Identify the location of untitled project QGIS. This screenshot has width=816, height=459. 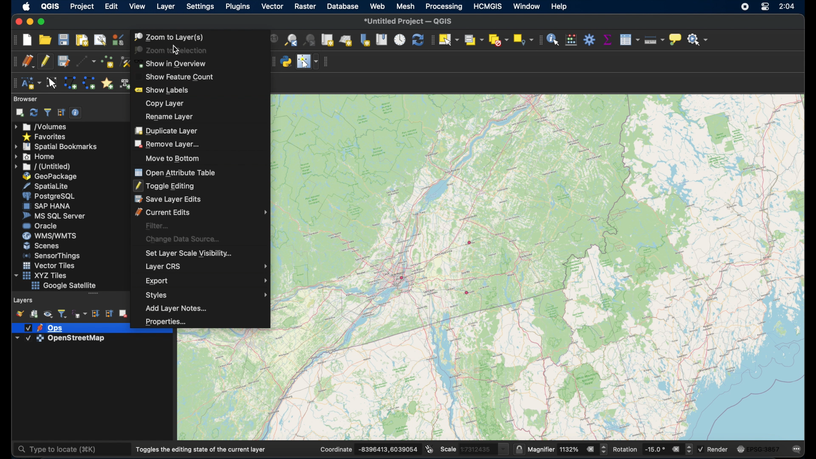
(411, 21).